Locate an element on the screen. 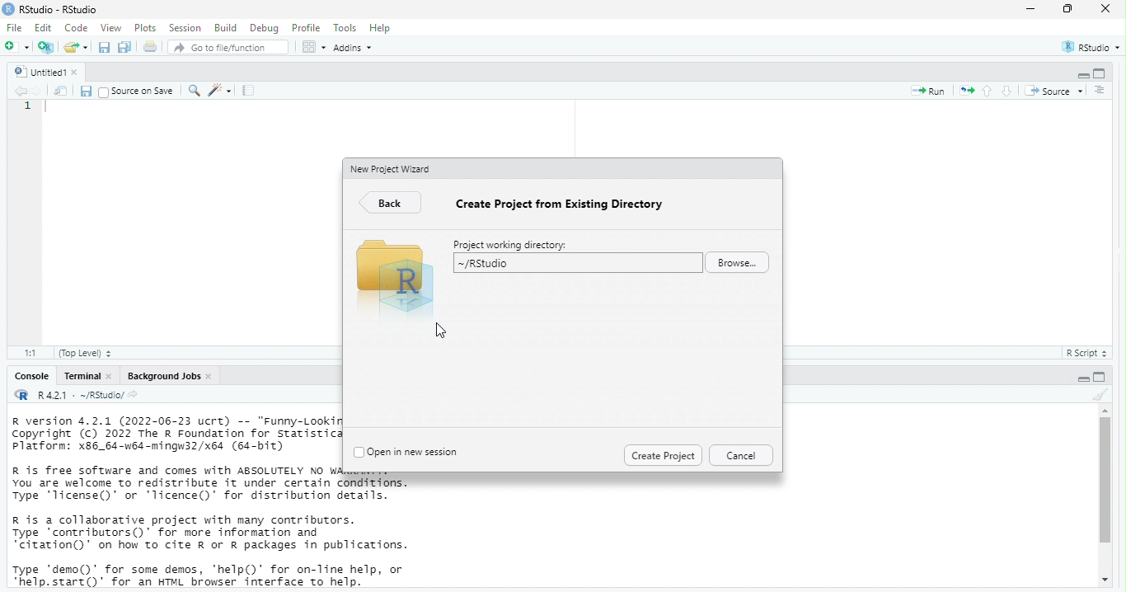 This screenshot has height=592, width=1126. clear console is located at coordinates (1104, 393).